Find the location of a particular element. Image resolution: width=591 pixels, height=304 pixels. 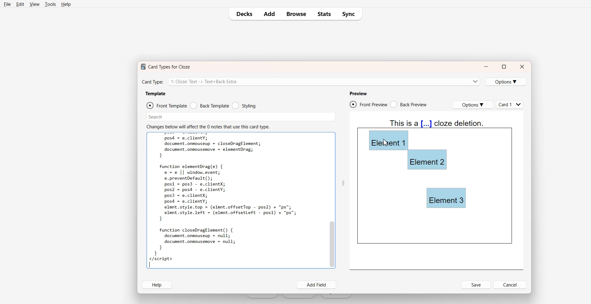

Help is located at coordinates (156, 285).